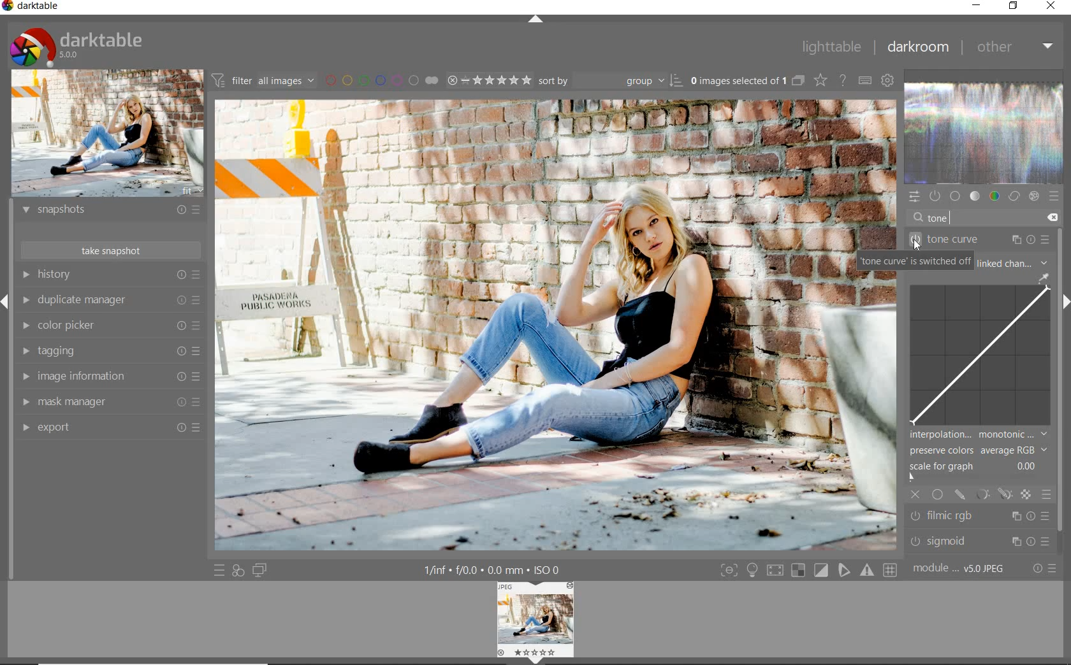 Image resolution: width=1071 pixels, height=665 pixels. What do you see at coordinates (917, 494) in the screenshot?
I see `off` at bounding box center [917, 494].